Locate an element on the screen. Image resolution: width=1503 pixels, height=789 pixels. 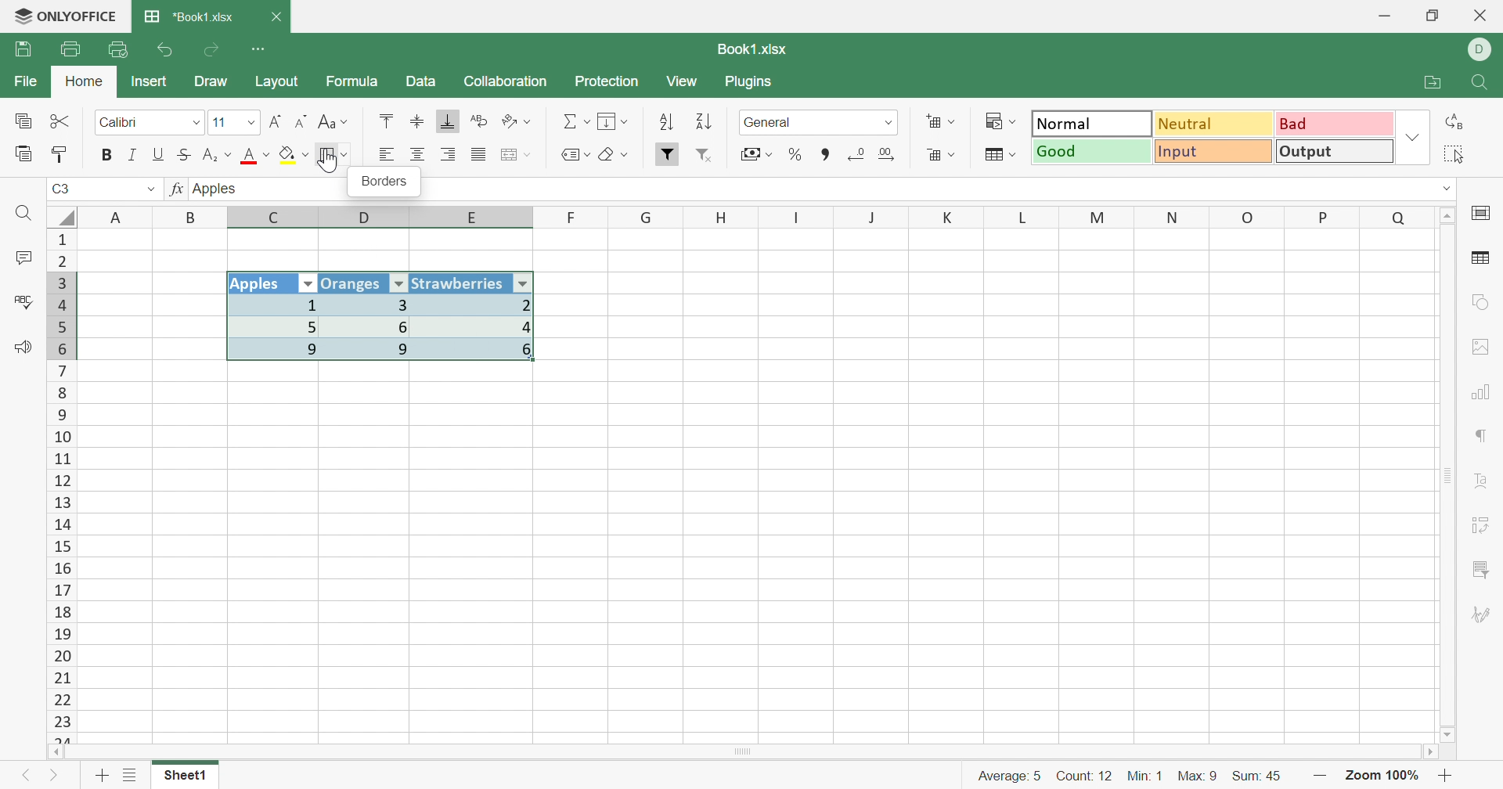
Drop down is located at coordinates (147, 189).